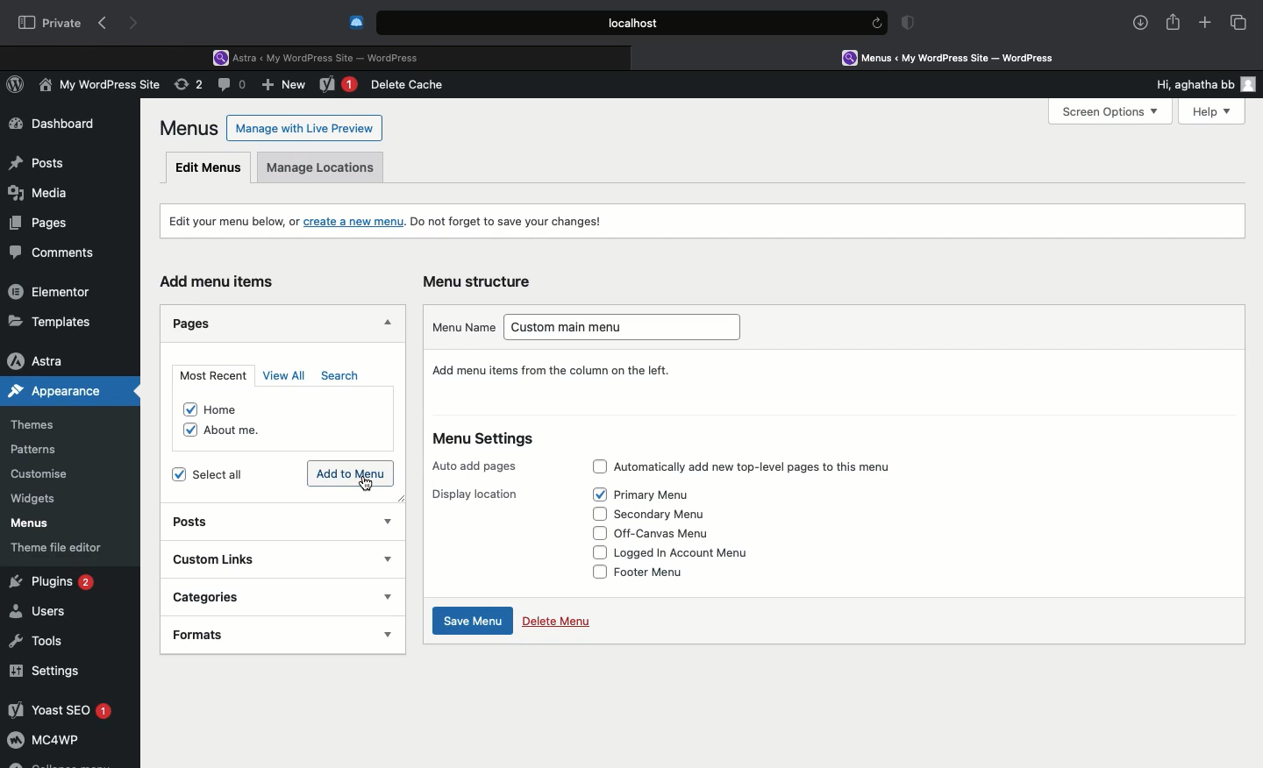  I want to click on Logged in account menu, so click(692, 555).